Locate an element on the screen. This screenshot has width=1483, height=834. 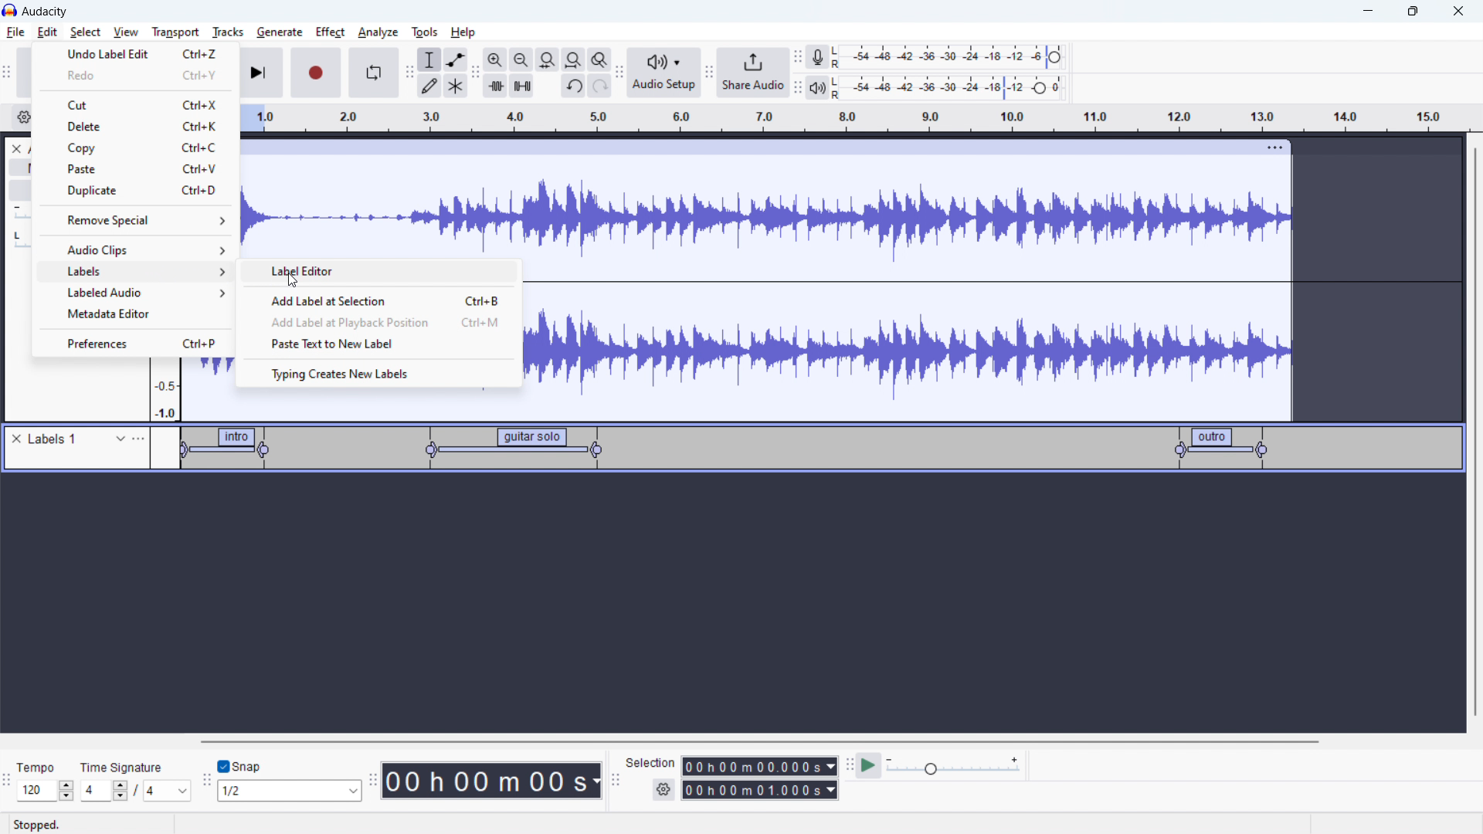
maximize is located at coordinates (1413, 12).